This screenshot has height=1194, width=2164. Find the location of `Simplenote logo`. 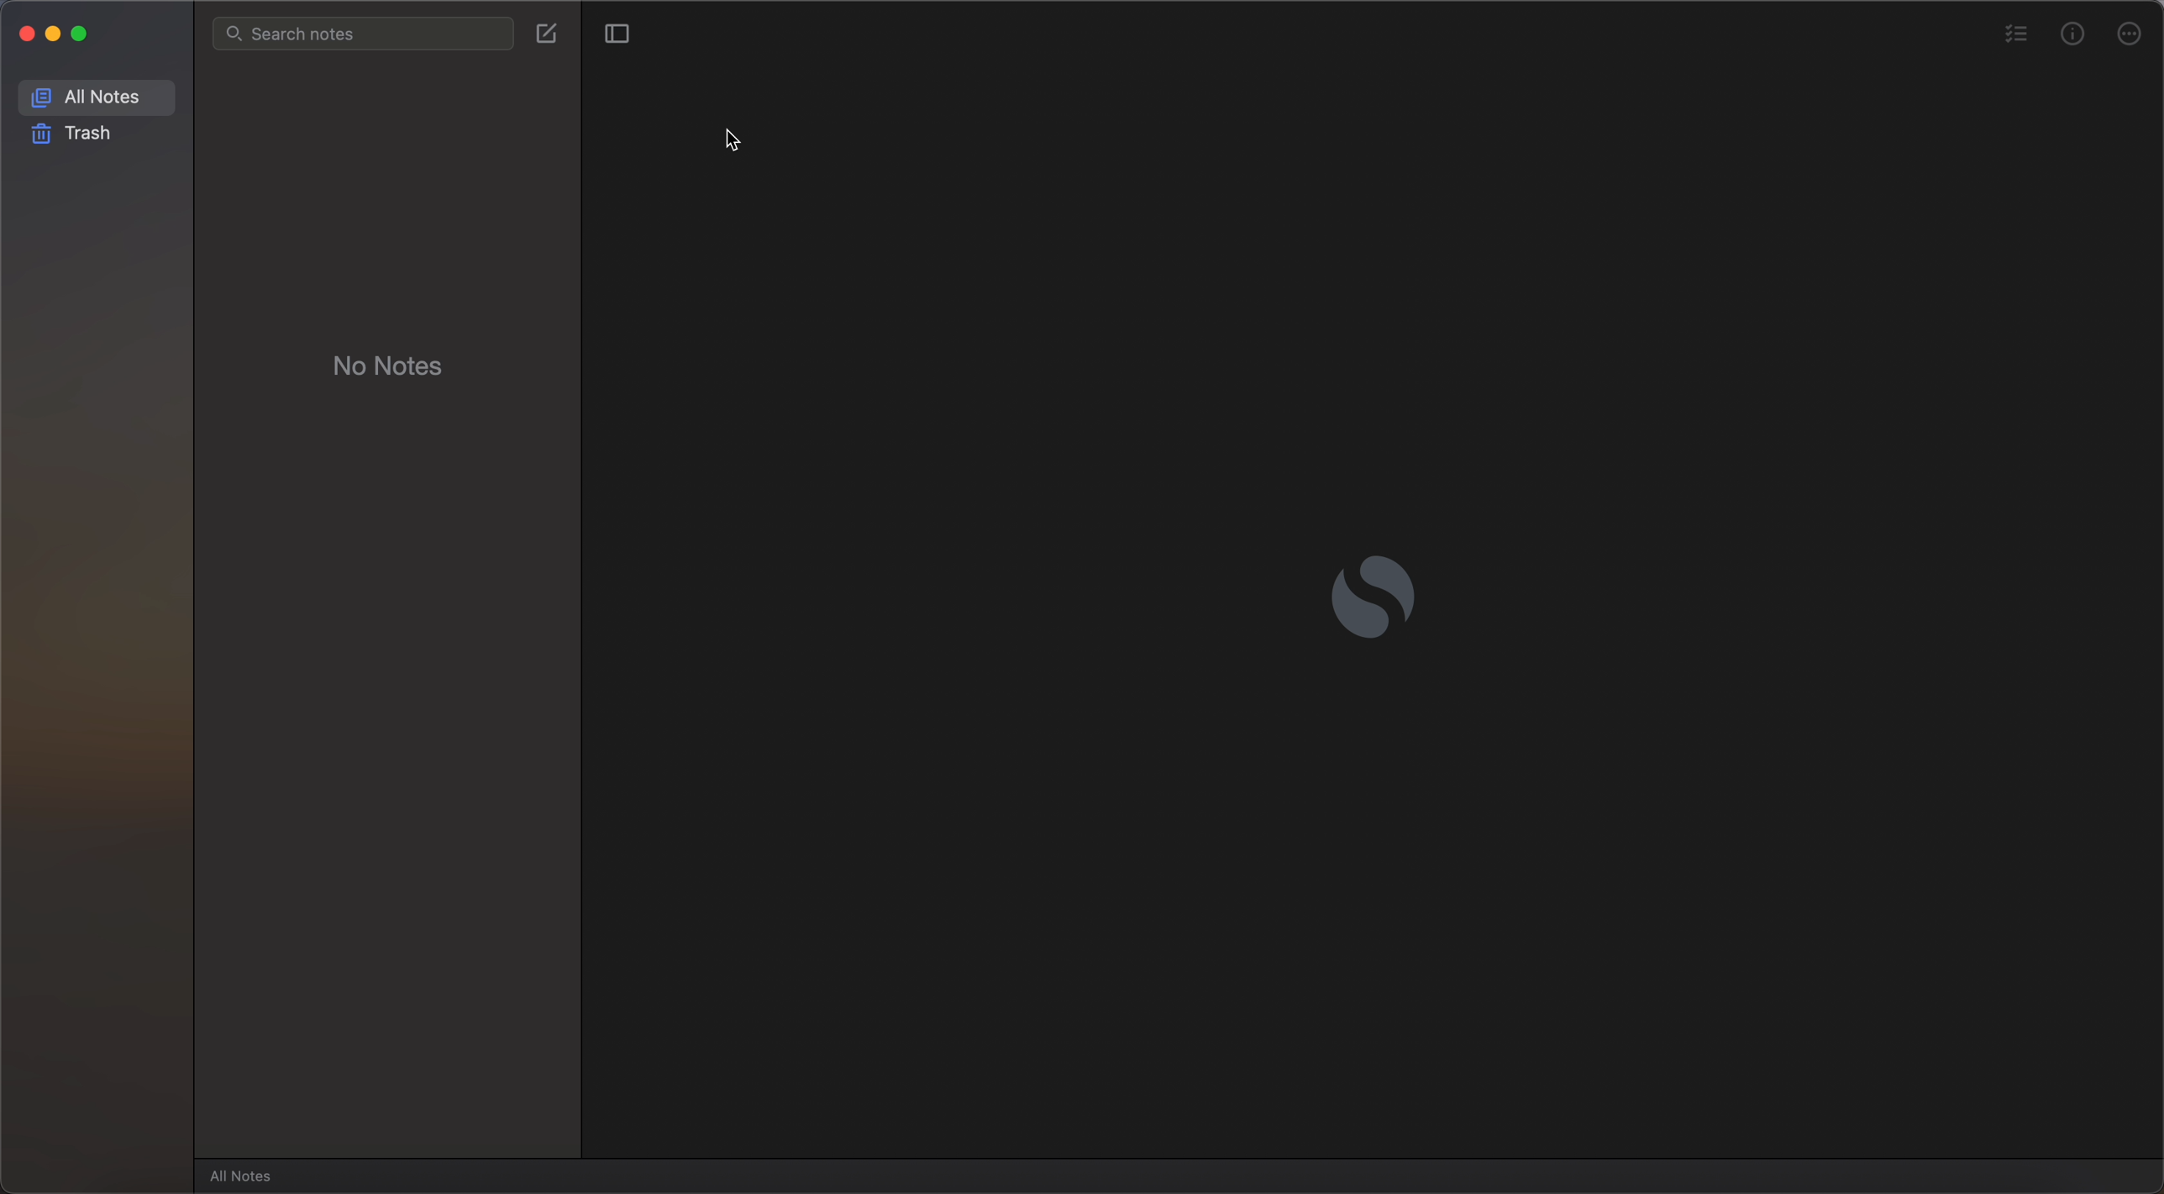

Simplenote logo is located at coordinates (1376, 597).